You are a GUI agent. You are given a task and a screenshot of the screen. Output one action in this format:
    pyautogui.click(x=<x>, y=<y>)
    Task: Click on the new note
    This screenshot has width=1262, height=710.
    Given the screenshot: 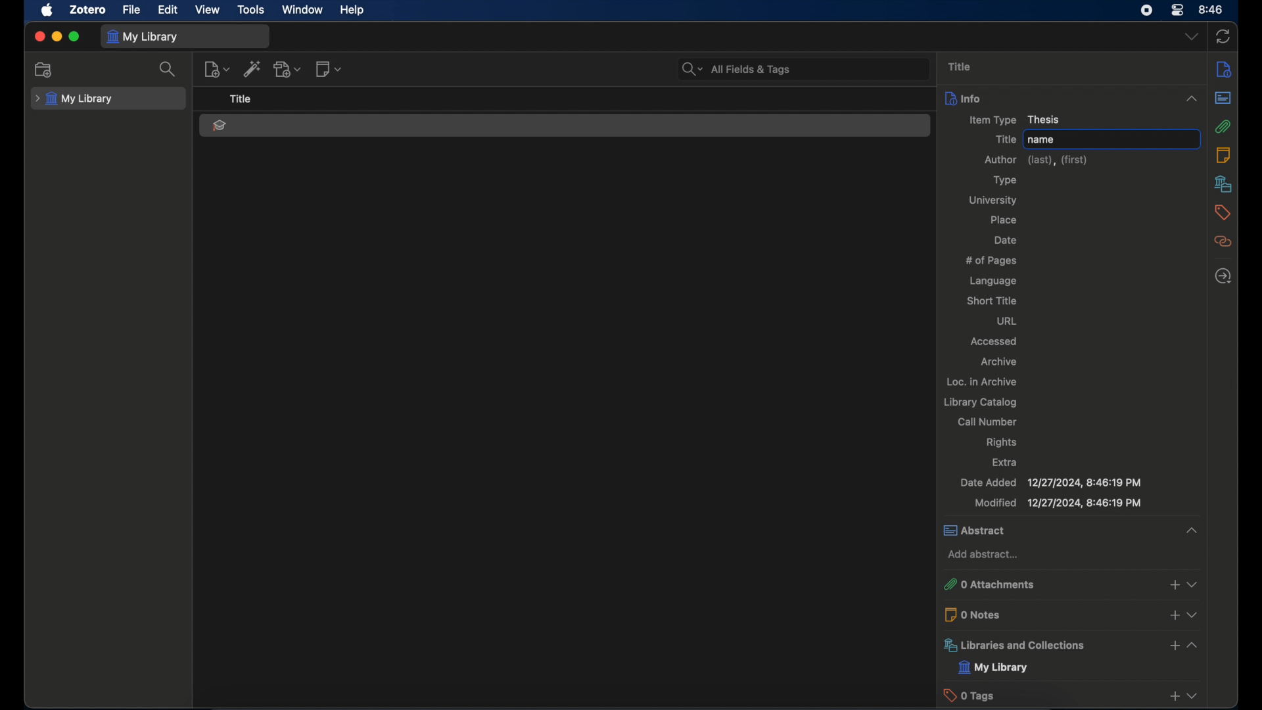 What is the action you would take?
    pyautogui.click(x=329, y=69)
    